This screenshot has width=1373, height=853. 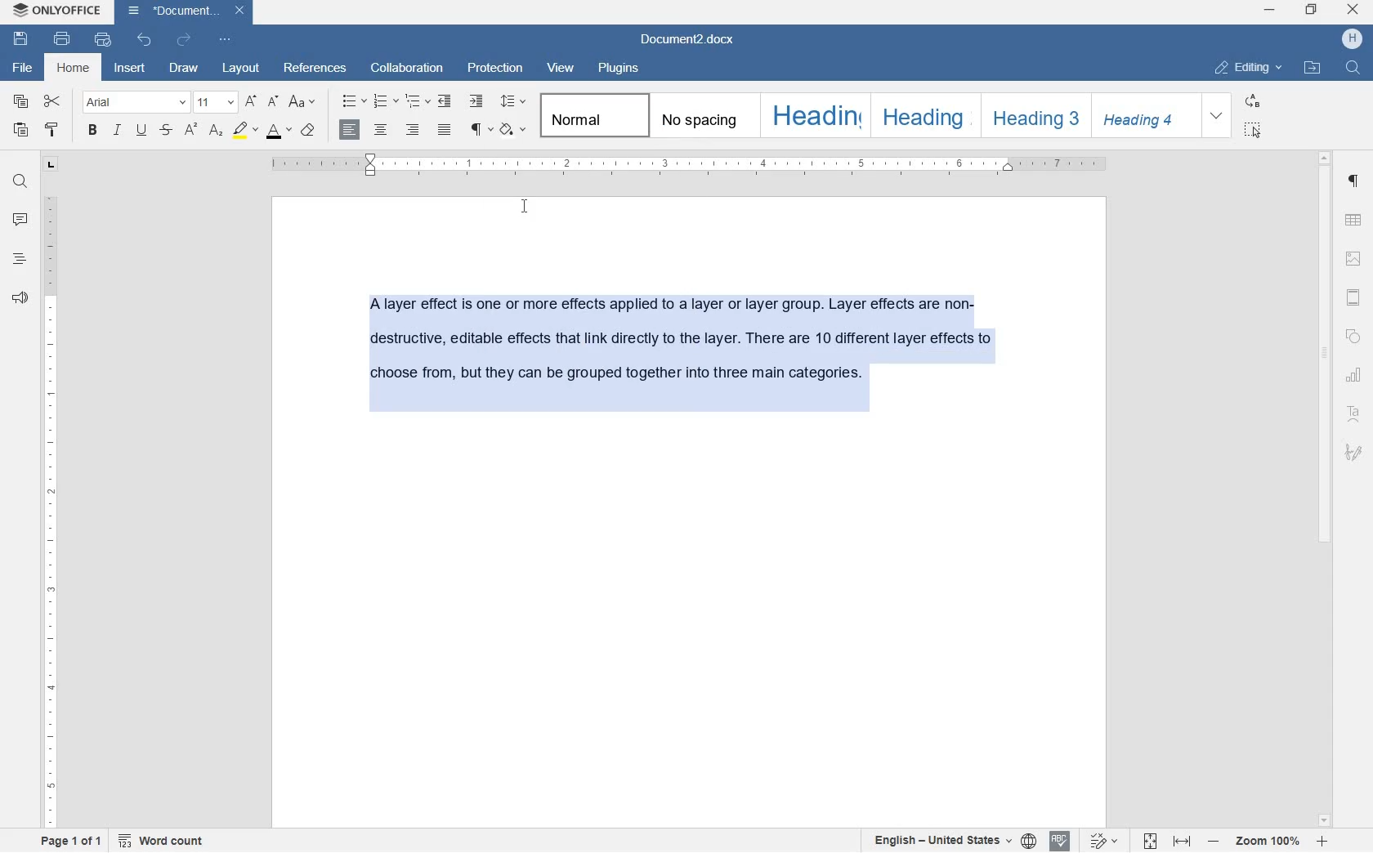 What do you see at coordinates (813, 114) in the screenshot?
I see `heading 1` at bounding box center [813, 114].